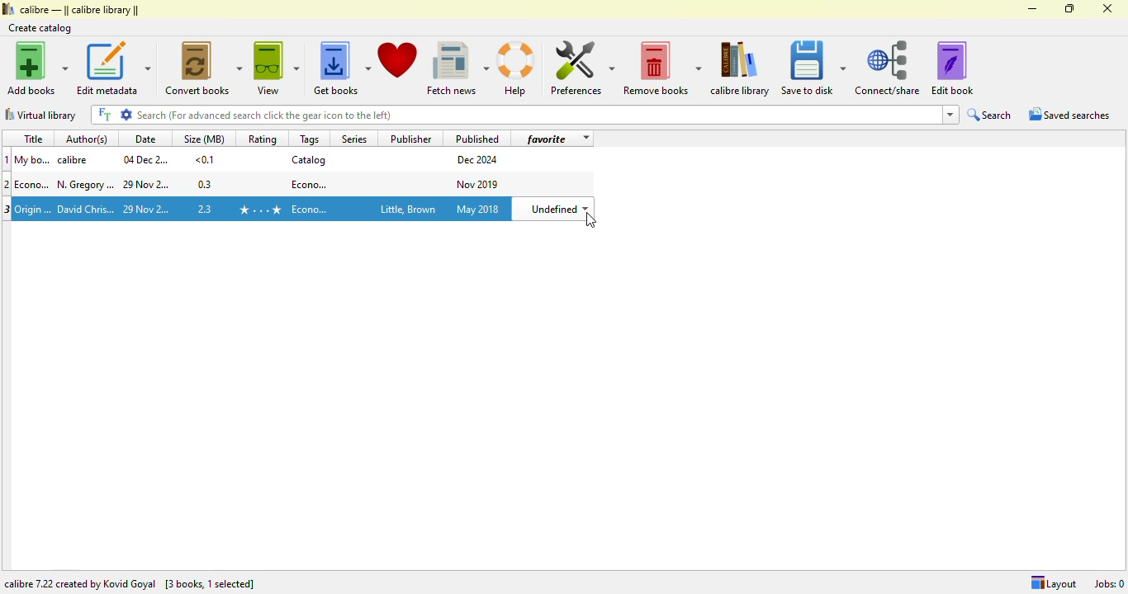 The image size is (1128, 594). What do you see at coordinates (741, 68) in the screenshot?
I see `calibre library` at bounding box center [741, 68].